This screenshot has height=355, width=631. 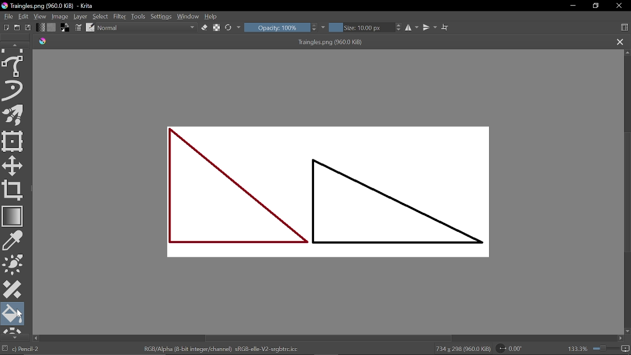 What do you see at coordinates (13, 289) in the screenshot?
I see `Smart patch tool` at bounding box center [13, 289].